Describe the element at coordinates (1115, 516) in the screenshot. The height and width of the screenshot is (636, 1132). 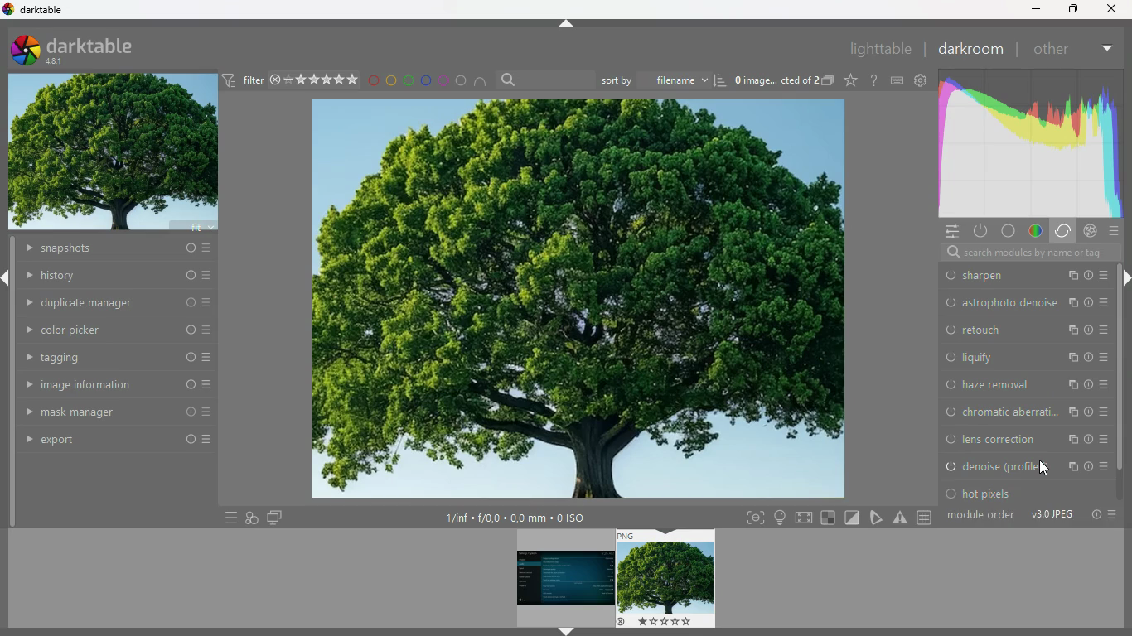
I see `more` at that location.